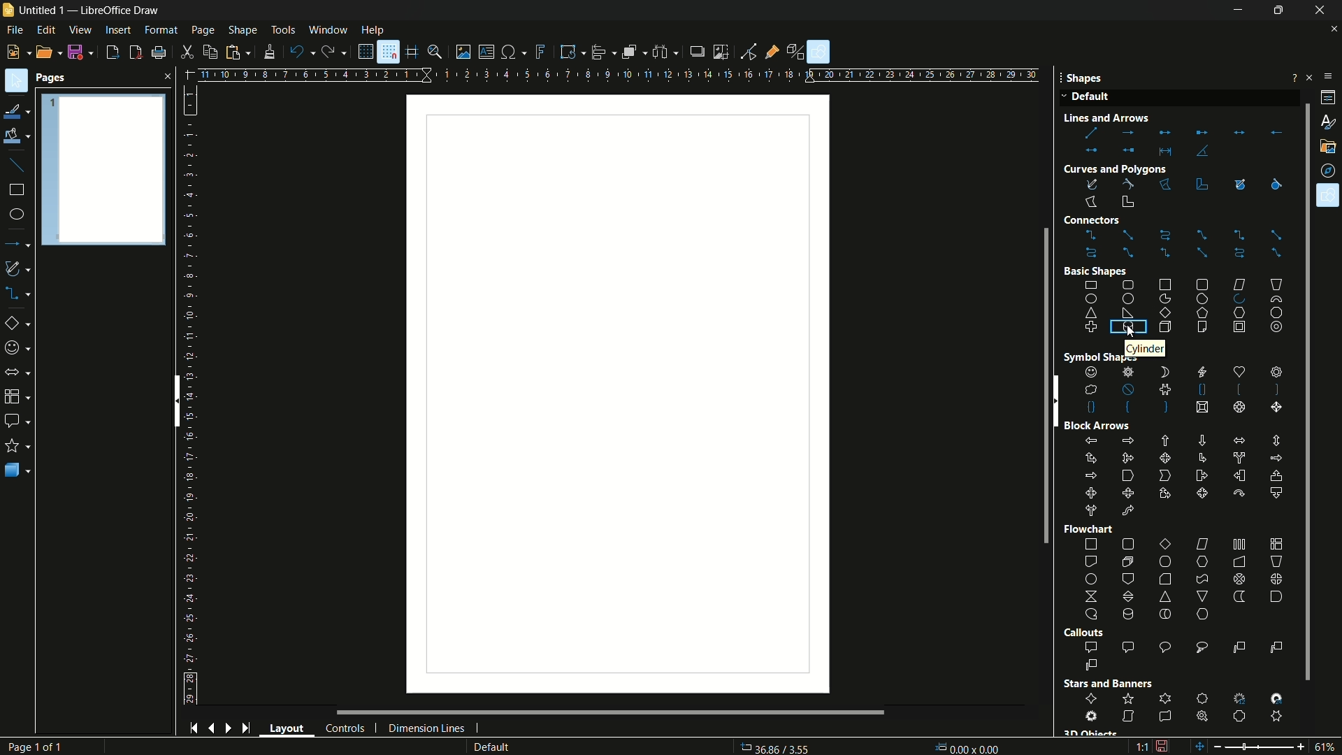 Image resolution: width=1342 pixels, height=755 pixels. I want to click on scroll bar, so click(175, 401).